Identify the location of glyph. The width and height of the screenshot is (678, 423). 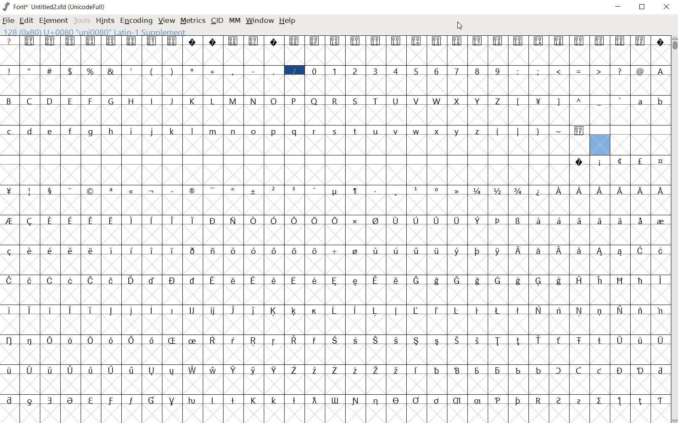
(294, 280).